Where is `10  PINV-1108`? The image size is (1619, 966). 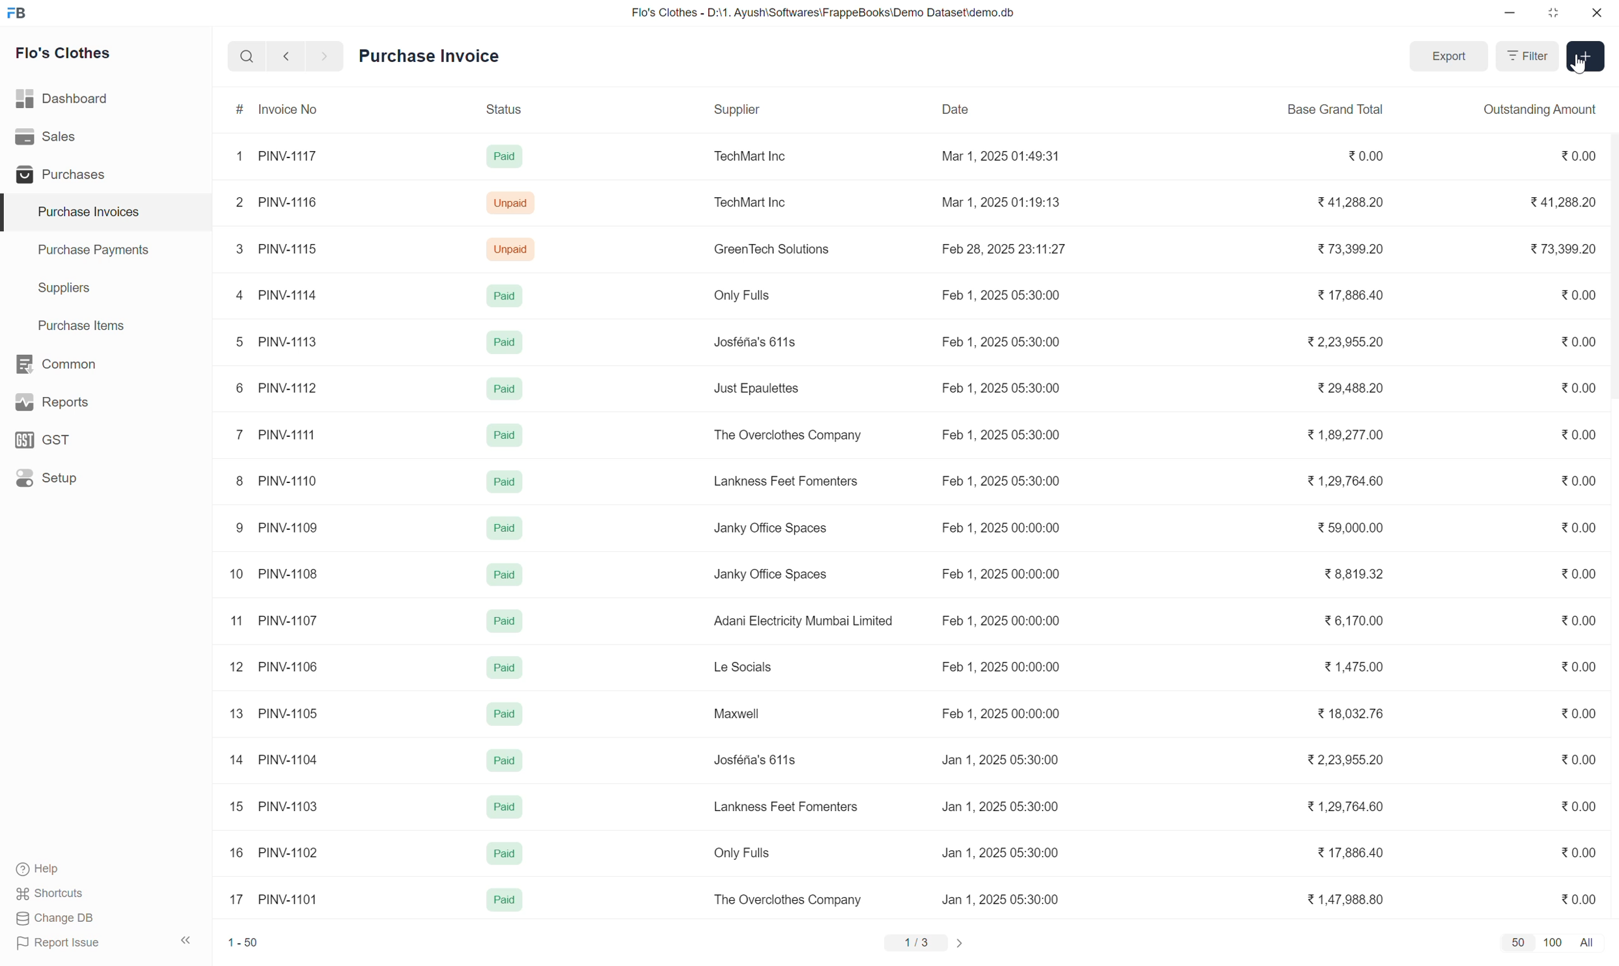
10  PINV-1108 is located at coordinates (273, 574).